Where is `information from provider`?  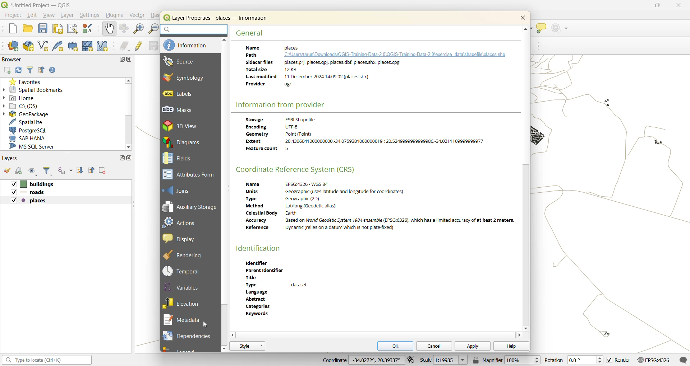
information from provider is located at coordinates (281, 105).